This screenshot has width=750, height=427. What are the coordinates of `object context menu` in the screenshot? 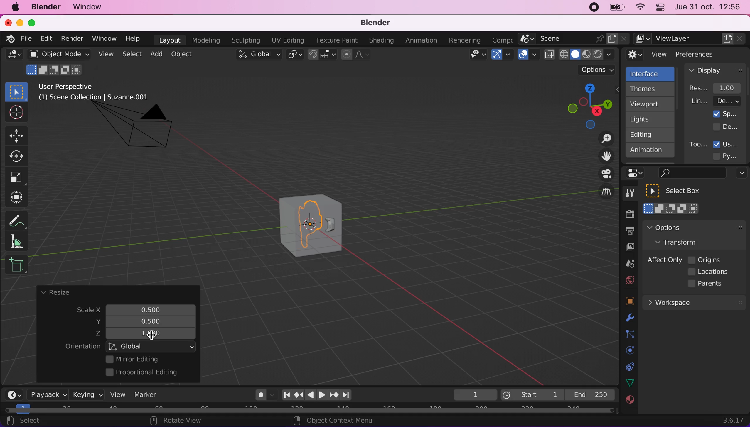 It's located at (335, 420).